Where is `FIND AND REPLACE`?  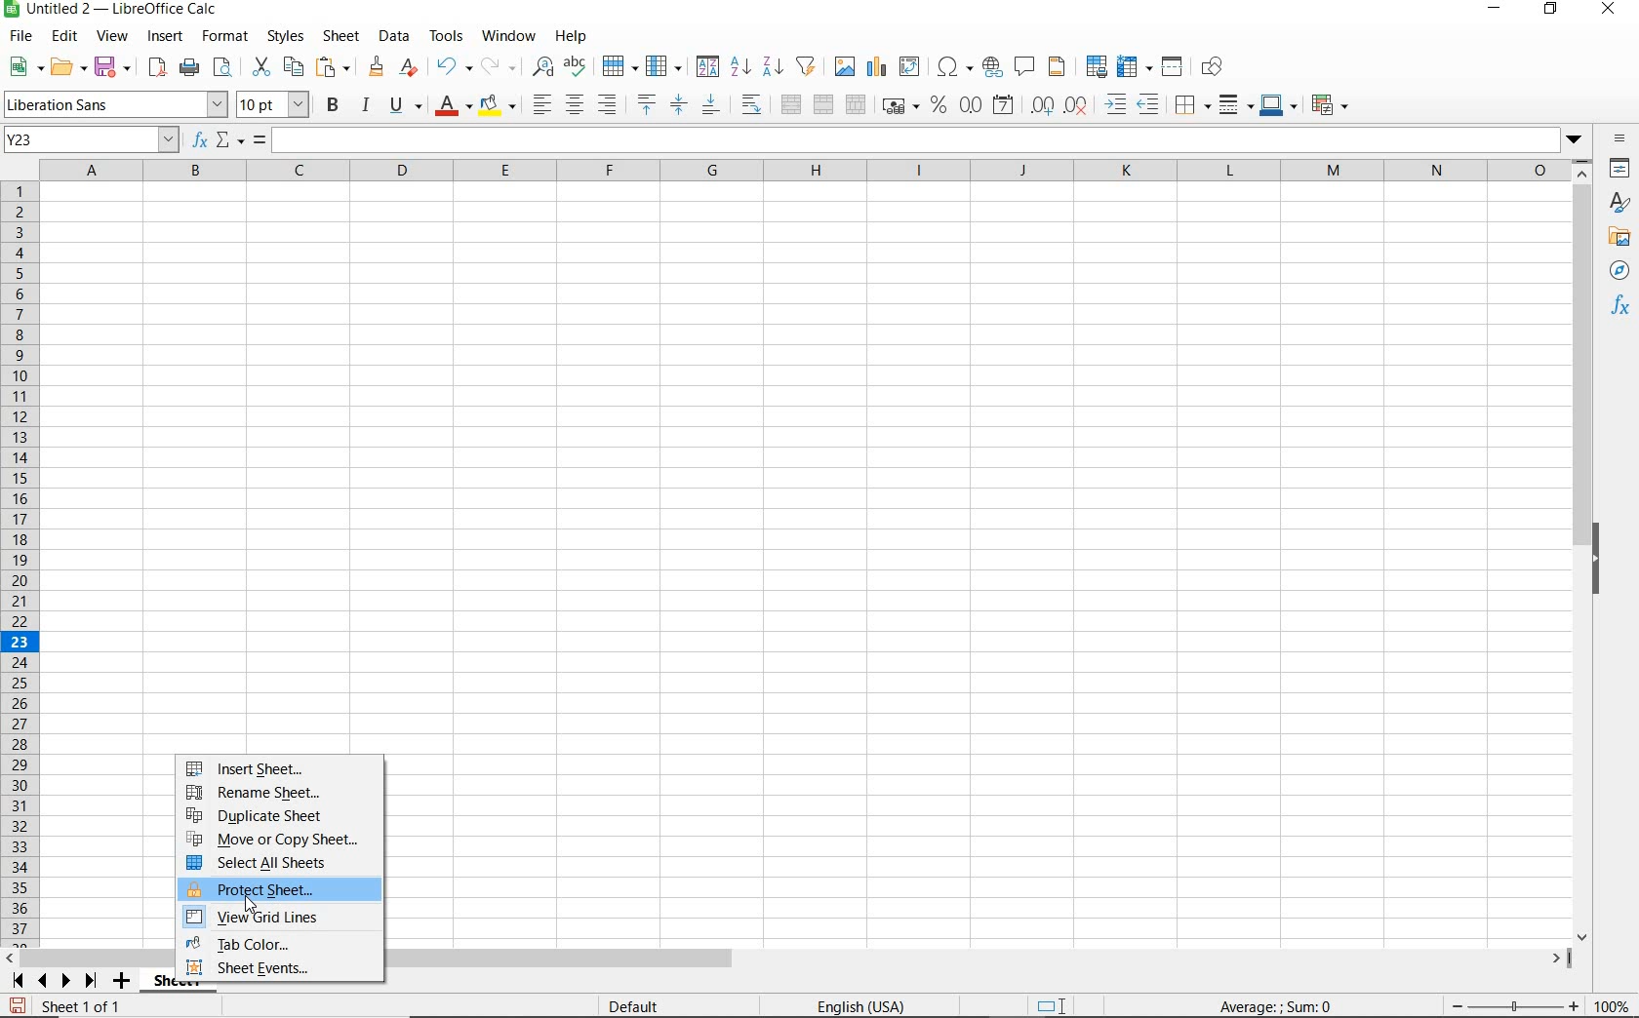 FIND AND REPLACE is located at coordinates (539, 66).